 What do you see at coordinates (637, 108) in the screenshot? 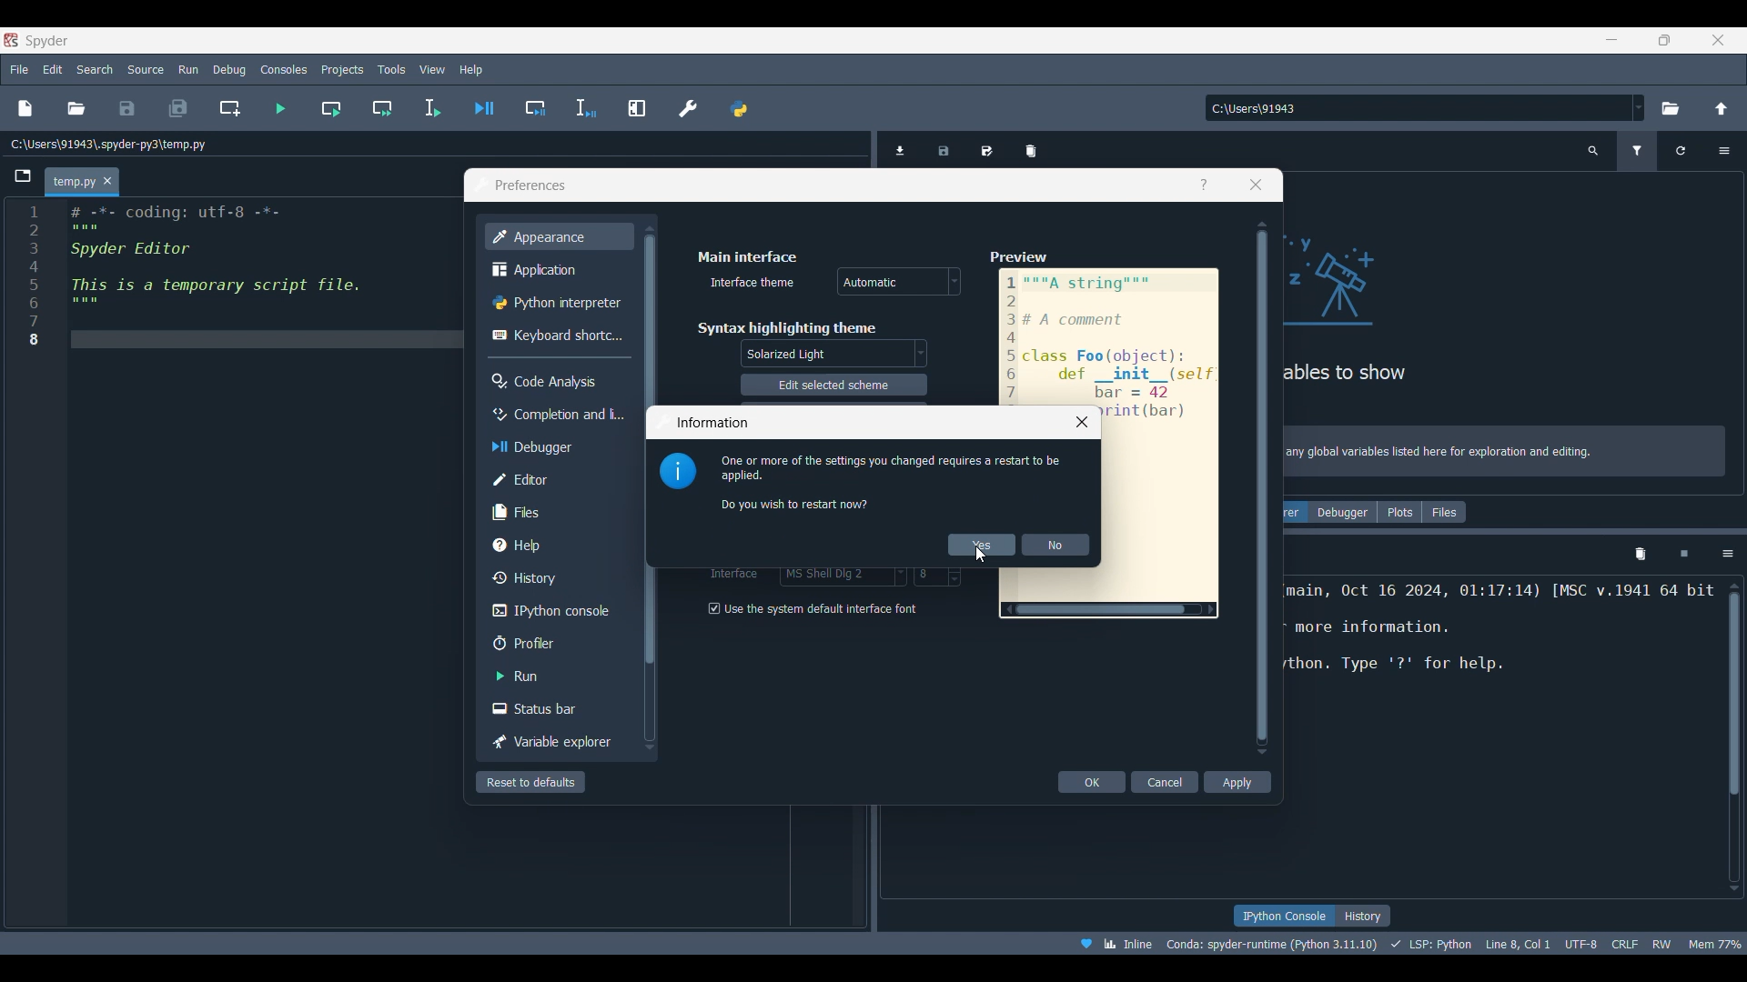
I see `Maximize current pane` at bounding box center [637, 108].